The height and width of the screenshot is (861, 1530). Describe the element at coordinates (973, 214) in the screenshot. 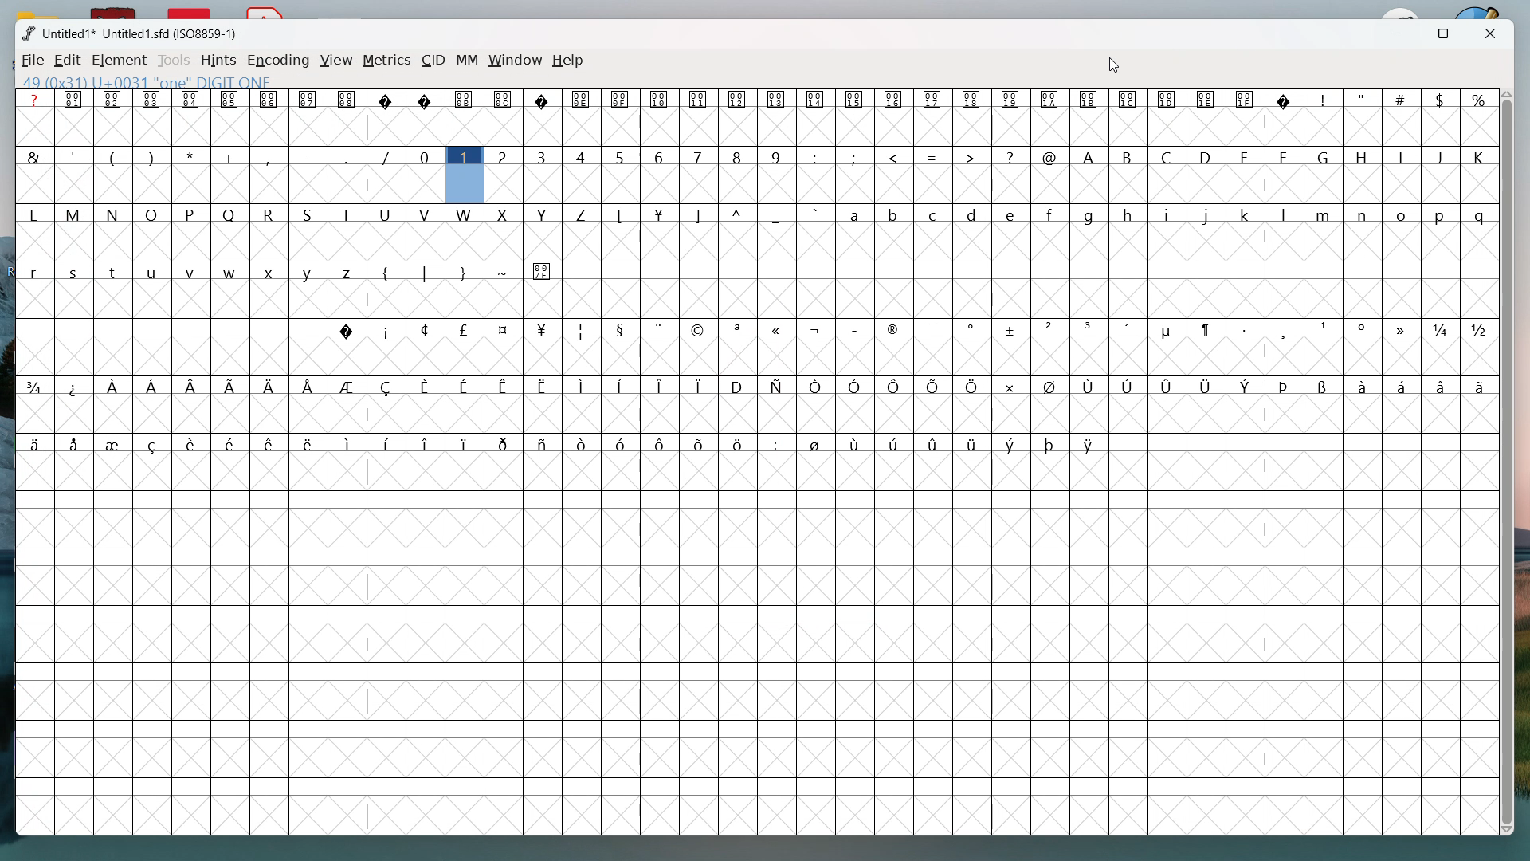

I see `d` at that location.